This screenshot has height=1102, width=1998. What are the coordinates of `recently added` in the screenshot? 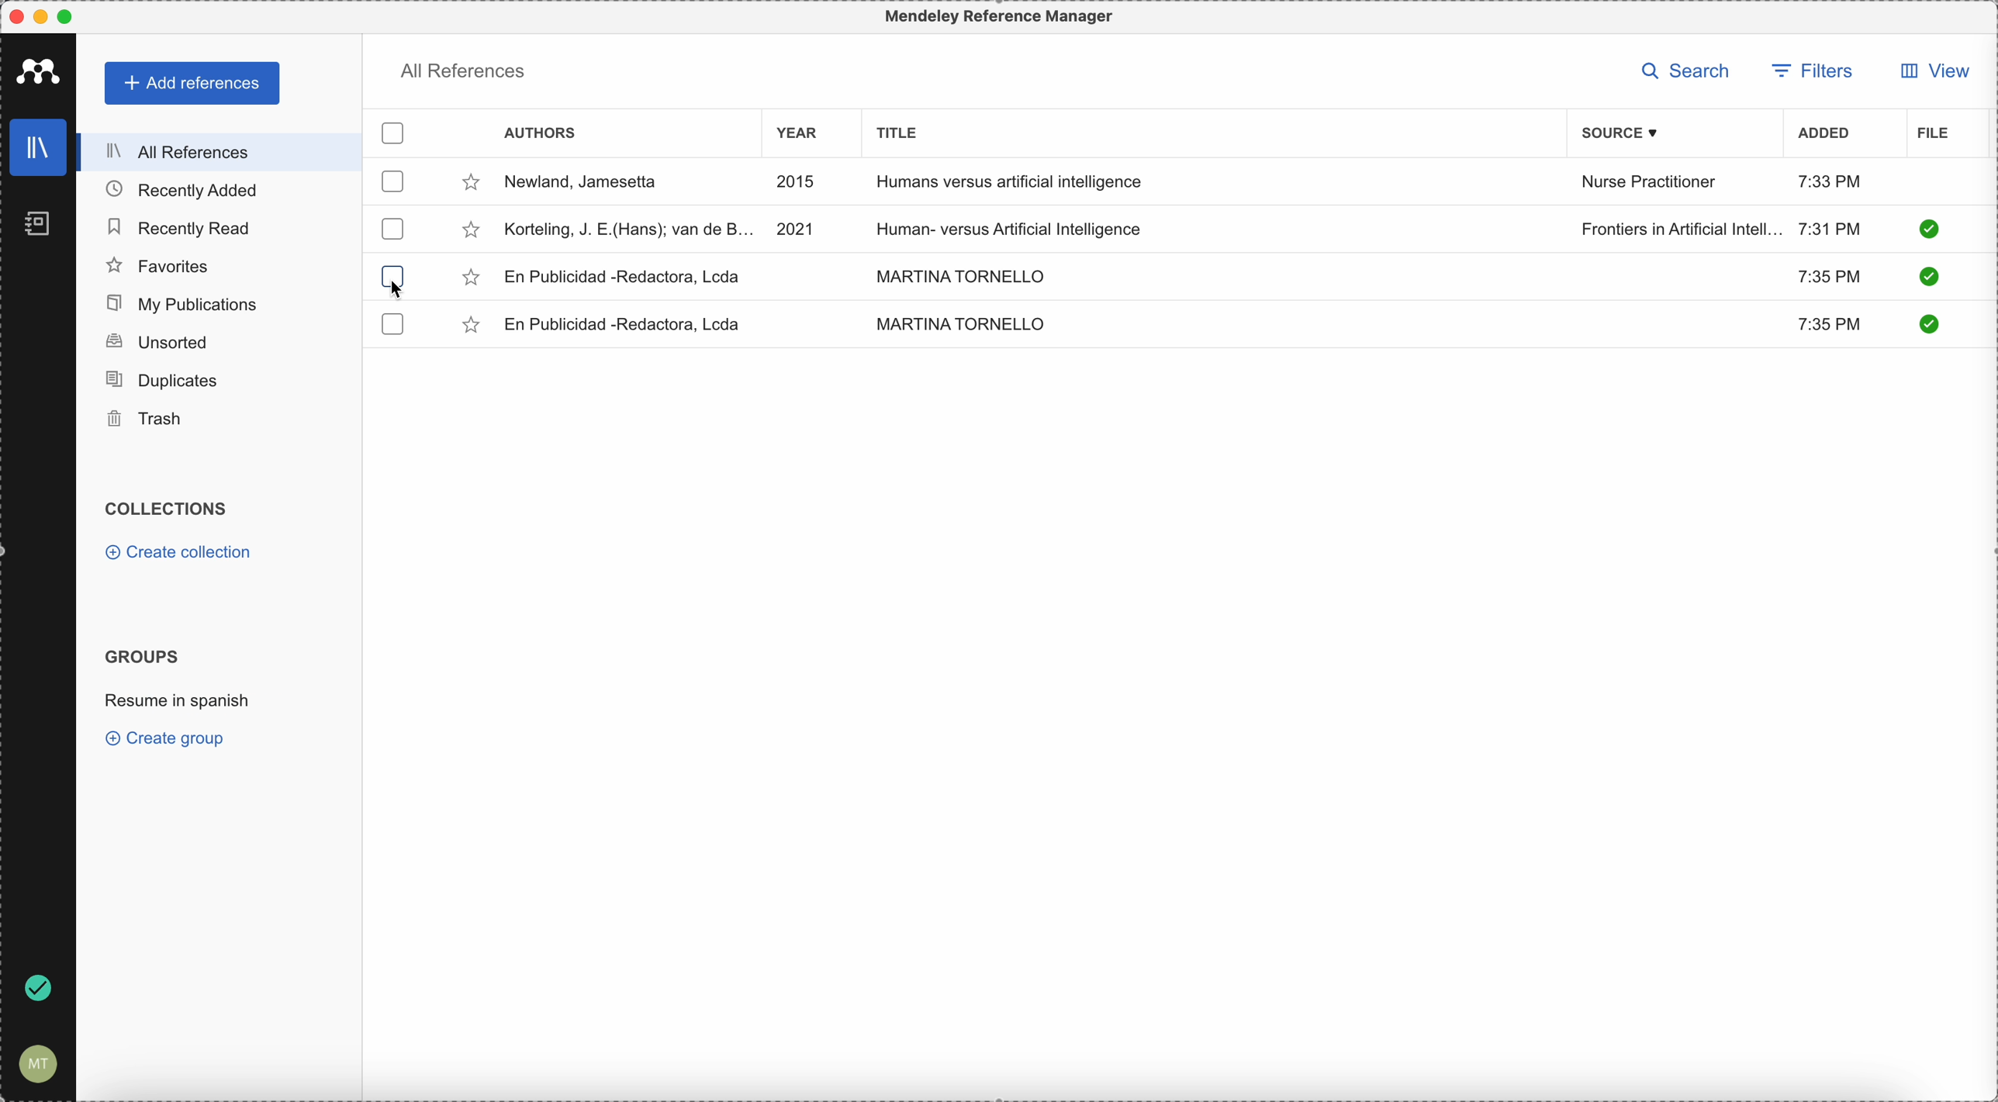 It's located at (195, 189).